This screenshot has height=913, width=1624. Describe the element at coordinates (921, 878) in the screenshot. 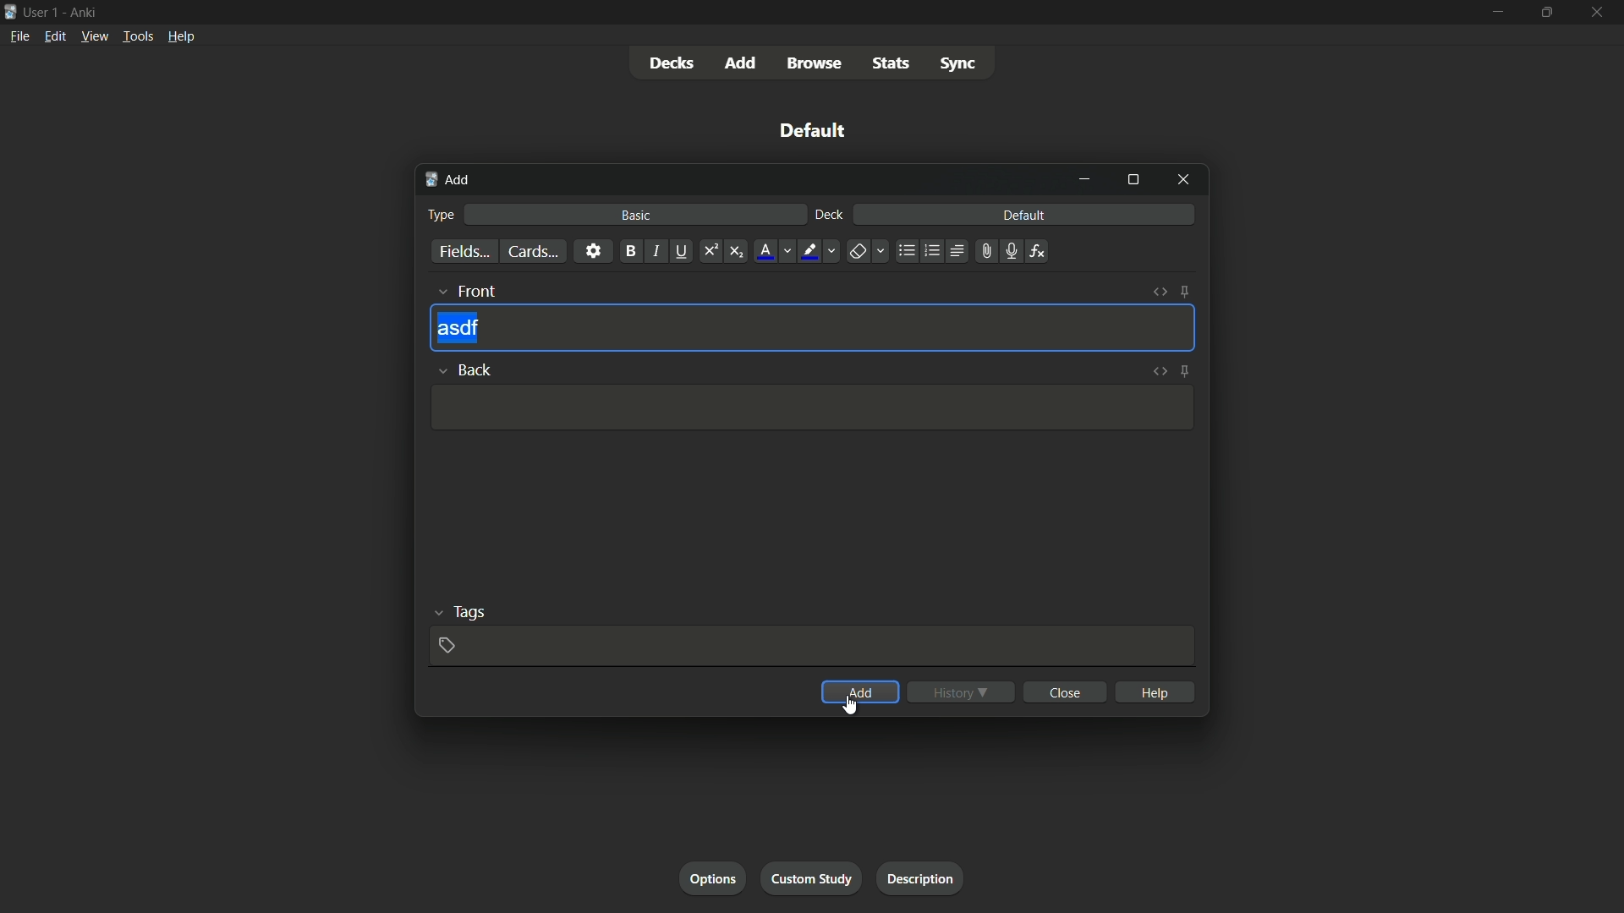

I see `description` at that location.